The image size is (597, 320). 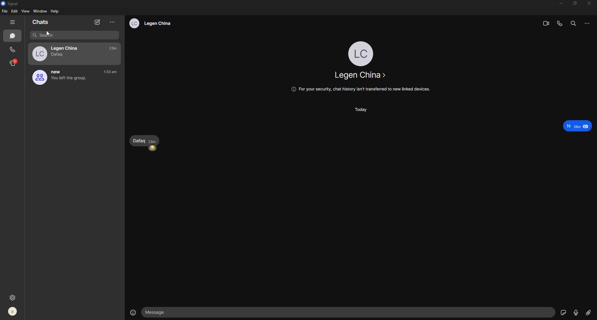 What do you see at coordinates (576, 313) in the screenshot?
I see `record` at bounding box center [576, 313].